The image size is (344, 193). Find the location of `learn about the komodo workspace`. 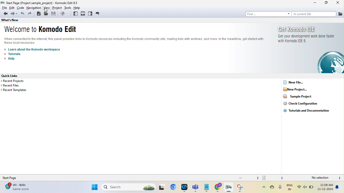

learn about the komodo workspace is located at coordinates (32, 49).